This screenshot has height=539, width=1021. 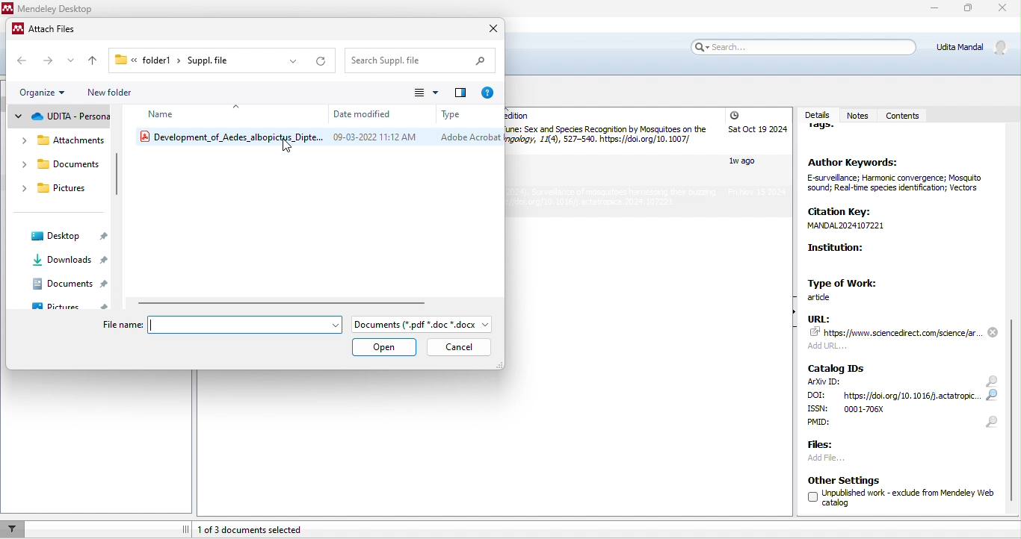 I want to click on change view, so click(x=425, y=93).